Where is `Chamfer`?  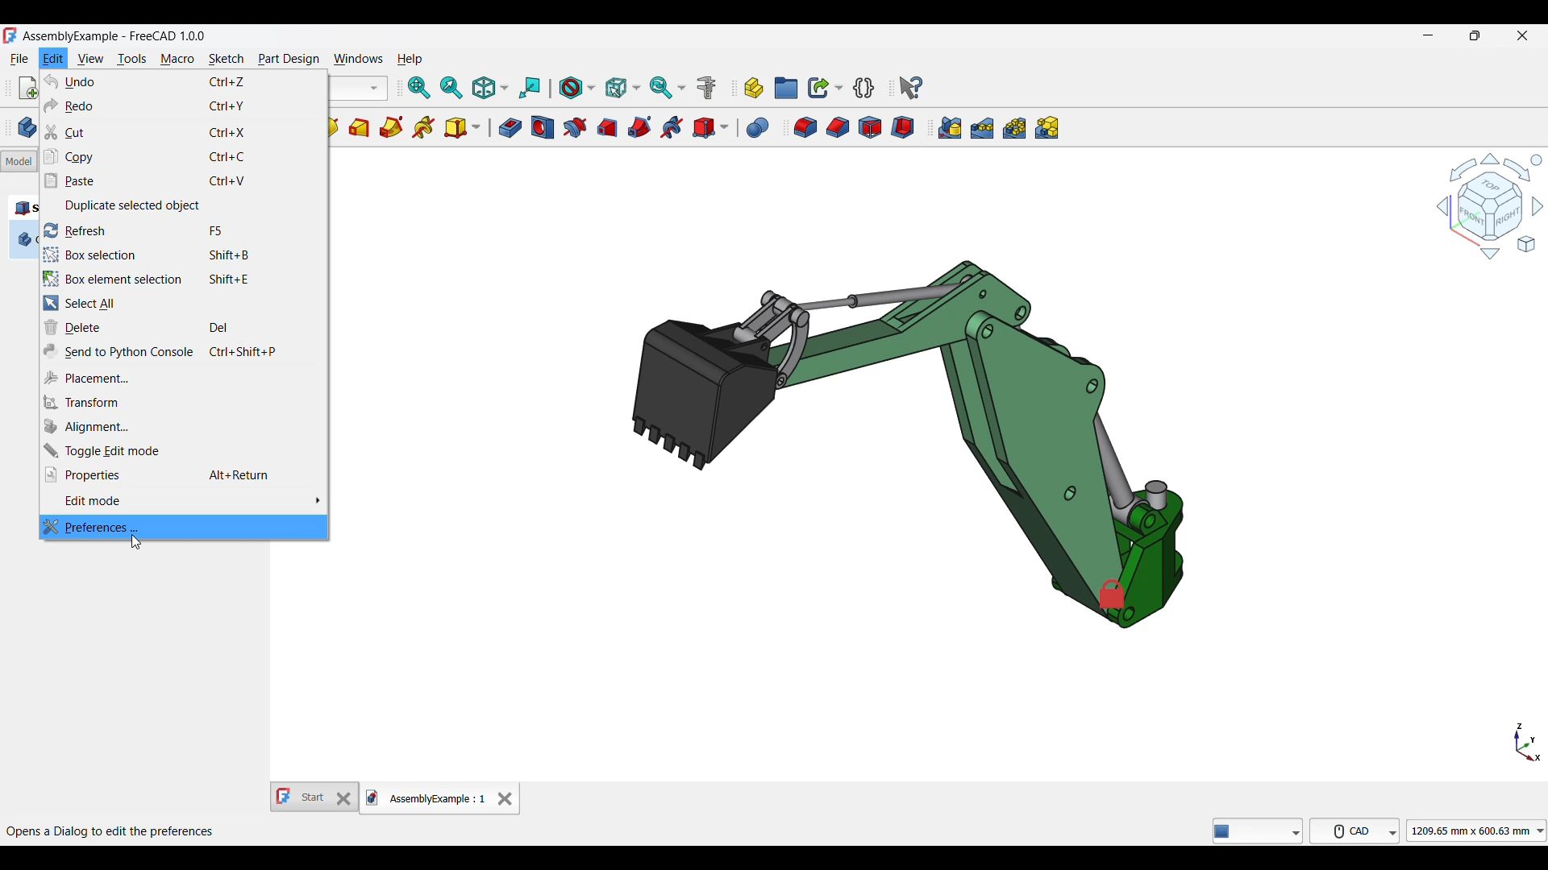
Chamfer is located at coordinates (838, 127).